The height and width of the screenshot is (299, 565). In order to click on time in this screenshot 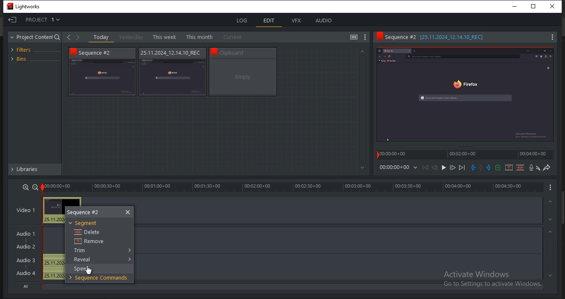, I will do `click(394, 167)`.